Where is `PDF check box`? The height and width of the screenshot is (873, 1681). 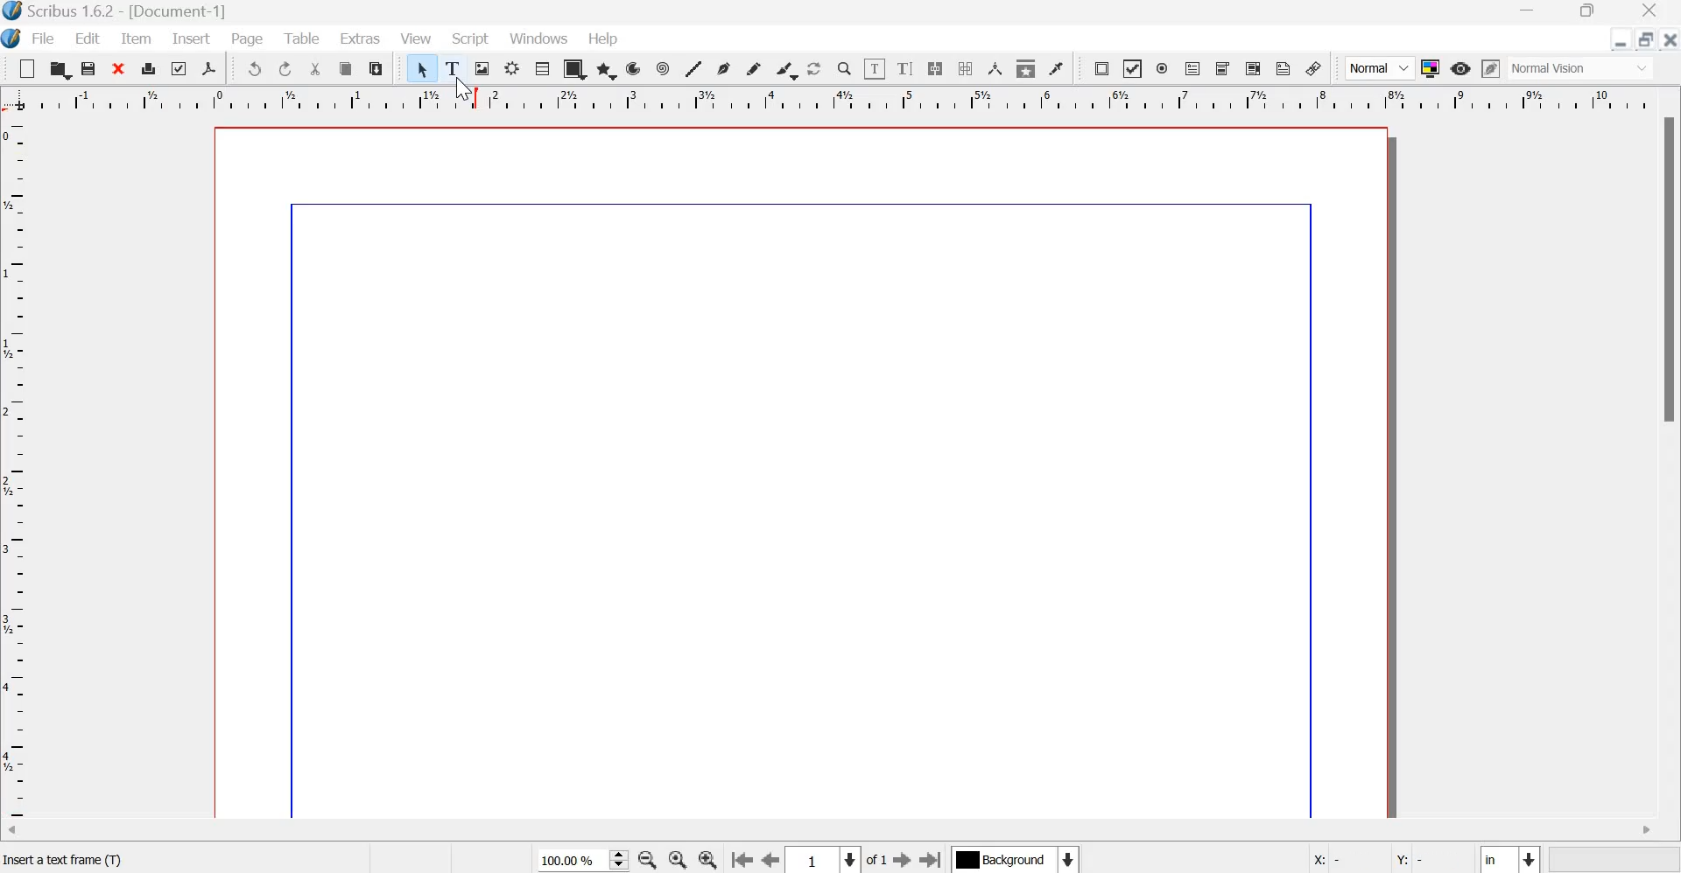
PDF check box is located at coordinates (1131, 69).